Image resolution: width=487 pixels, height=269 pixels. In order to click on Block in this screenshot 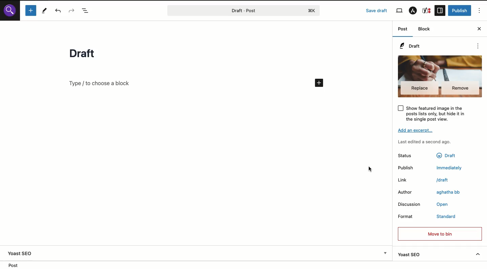, I will do `click(426, 29)`.